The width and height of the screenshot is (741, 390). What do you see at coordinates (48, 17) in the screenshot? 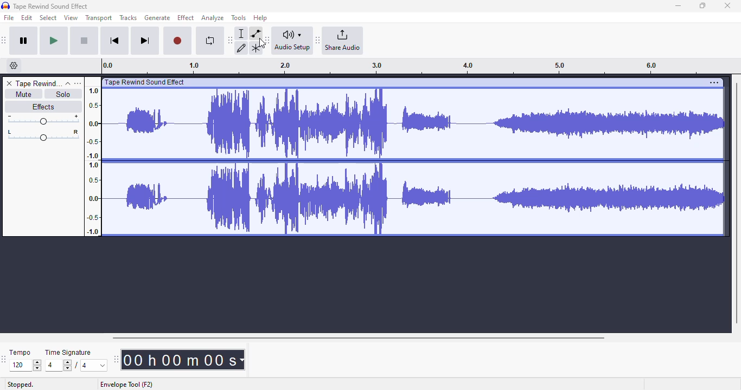
I see `select` at bounding box center [48, 17].